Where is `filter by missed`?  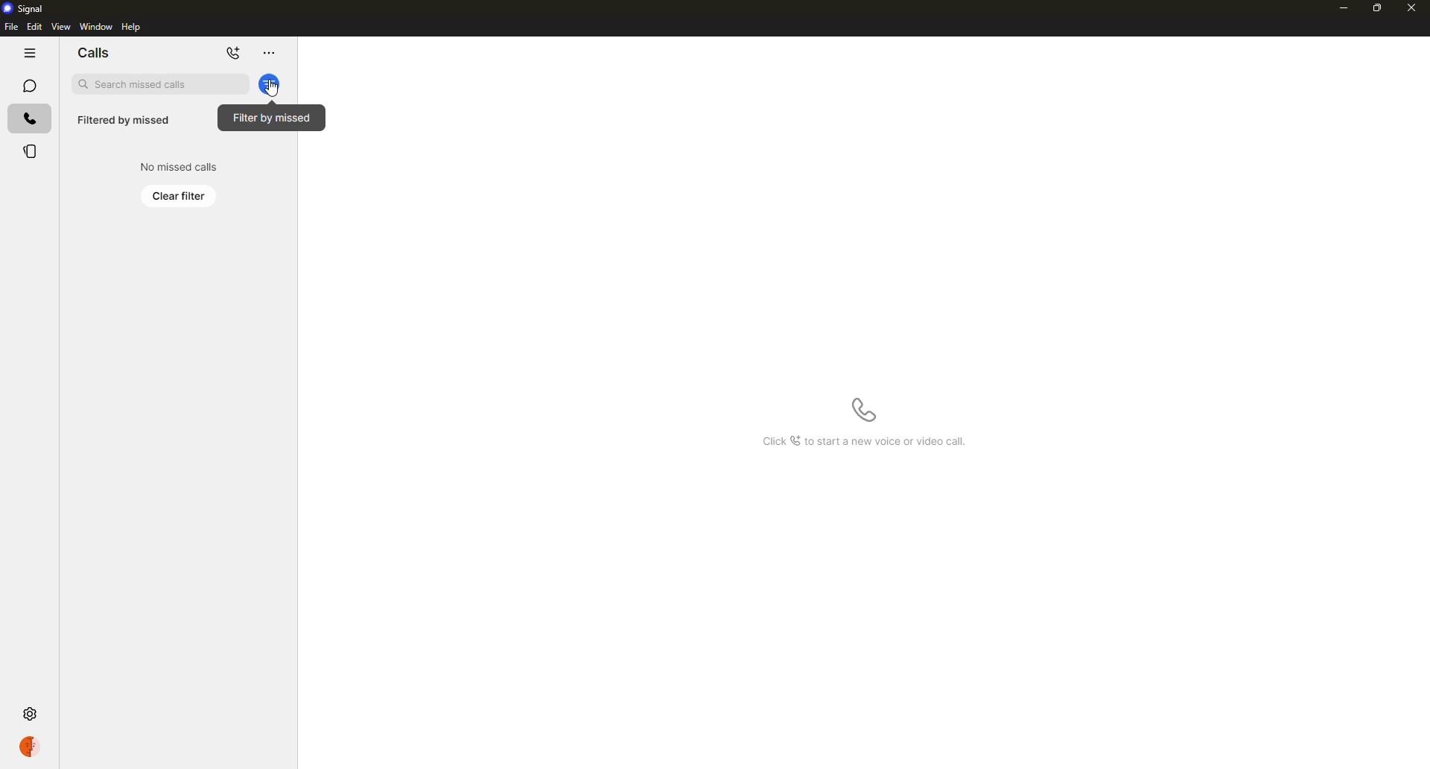
filter by missed is located at coordinates (270, 84).